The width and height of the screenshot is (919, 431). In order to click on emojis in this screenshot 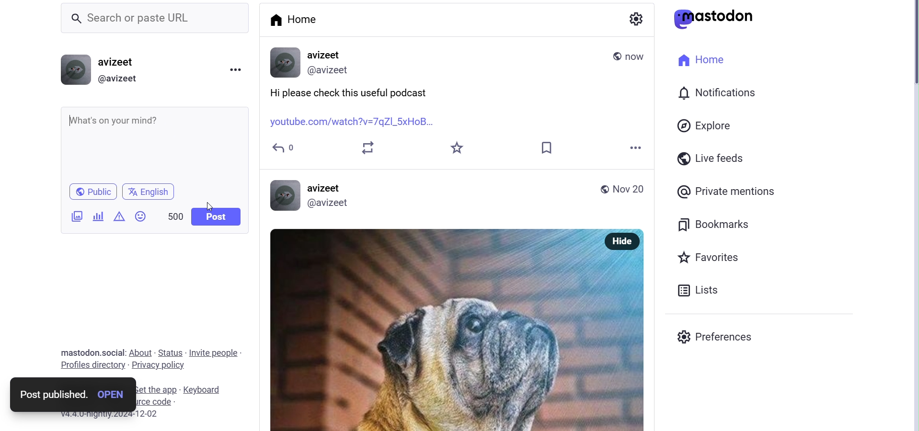, I will do `click(142, 216)`.